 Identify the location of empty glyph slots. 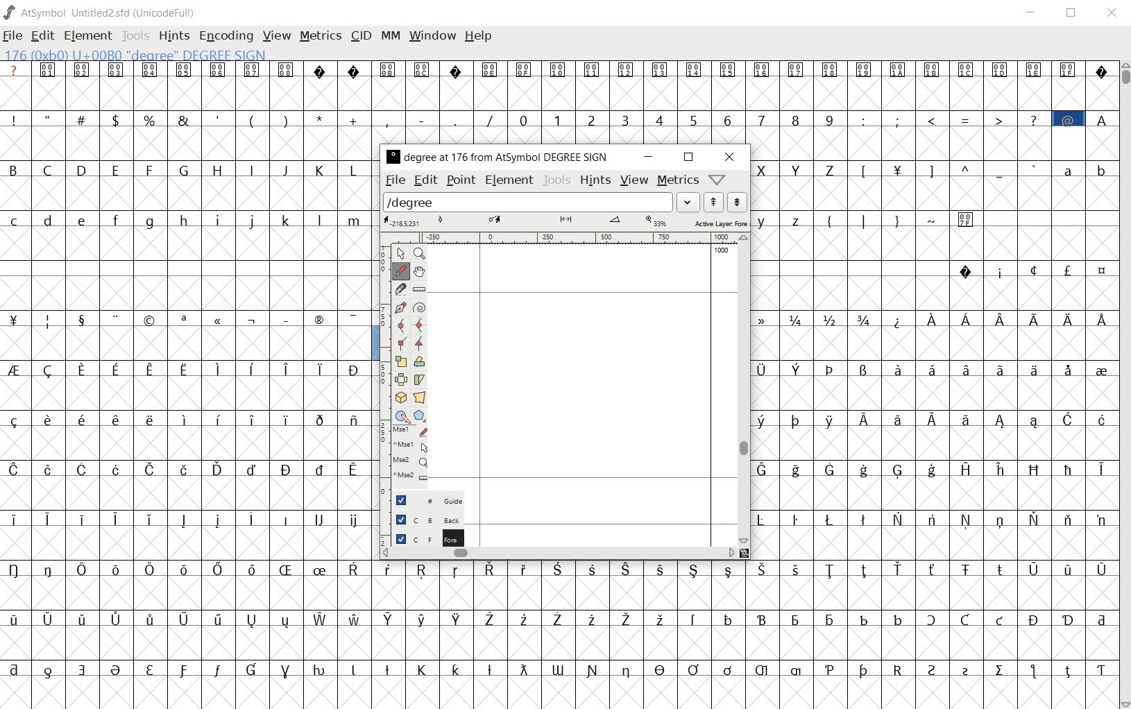
(189, 595).